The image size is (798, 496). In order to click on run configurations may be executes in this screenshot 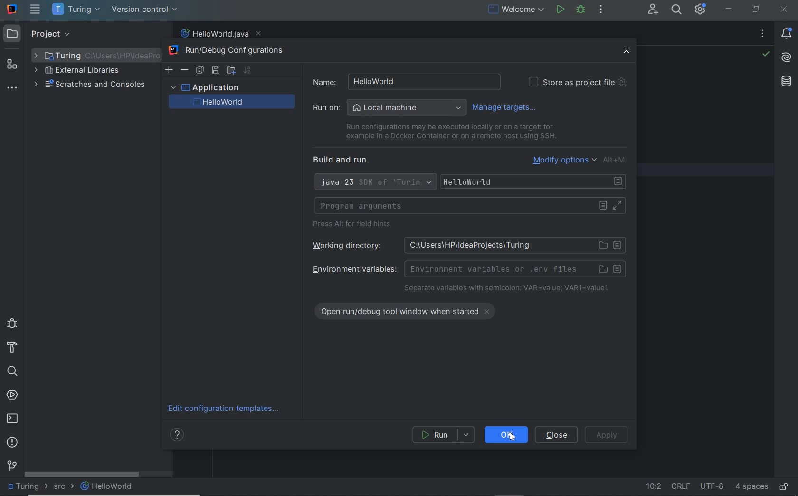, I will do `click(447, 132)`.